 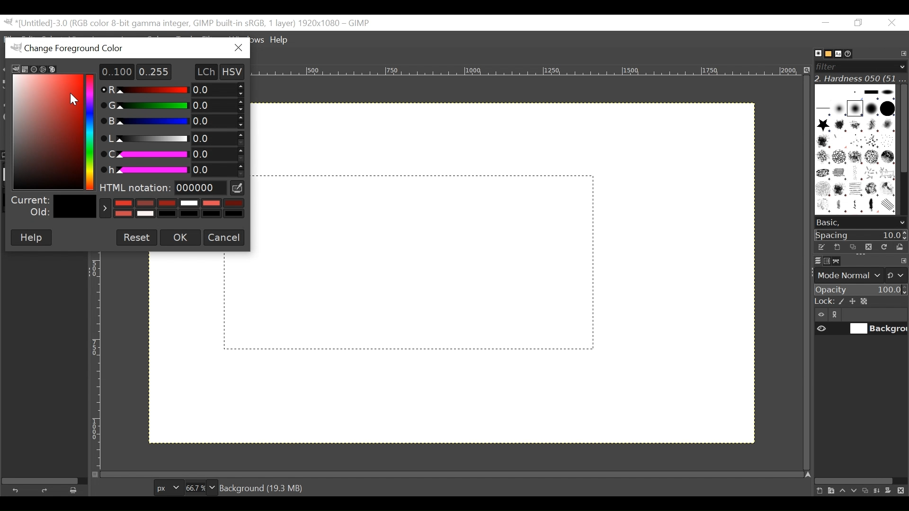 I want to click on Spacing, so click(x=861, y=235).